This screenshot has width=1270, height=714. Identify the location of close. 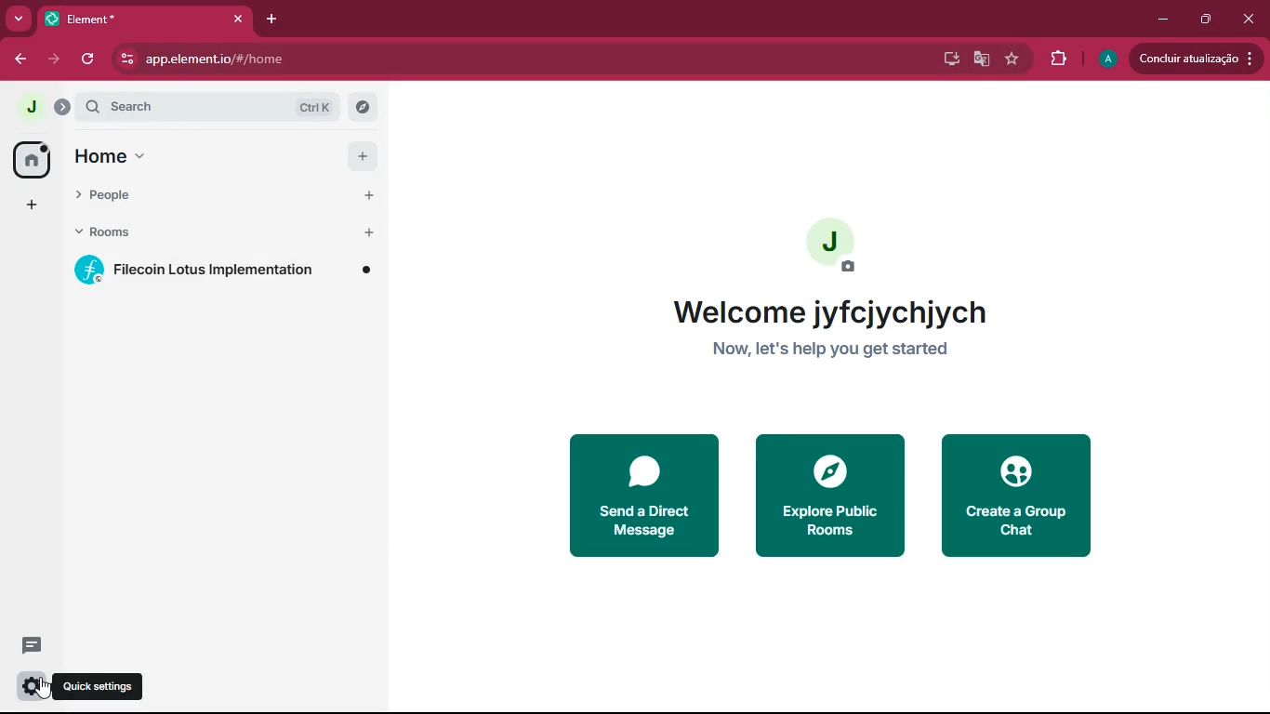
(237, 20).